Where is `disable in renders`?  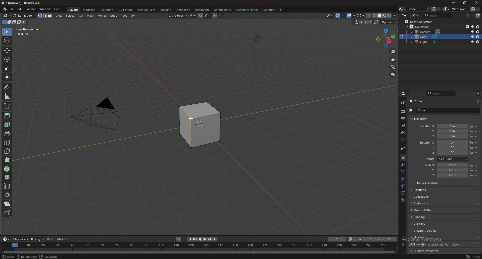
disable in renders is located at coordinates (478, 41).